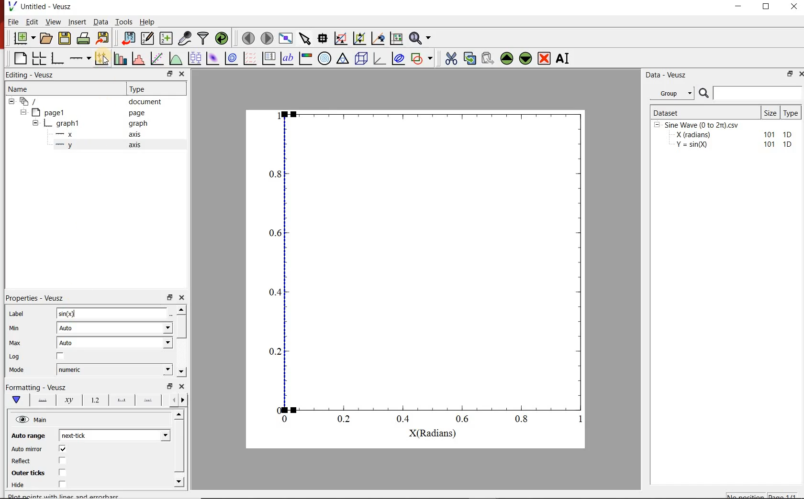 This screenshot has height=499, width=804. What do you see at coordinates (181, 372) in the screenshot?
I see `Down` at bounding box center [181, 372].